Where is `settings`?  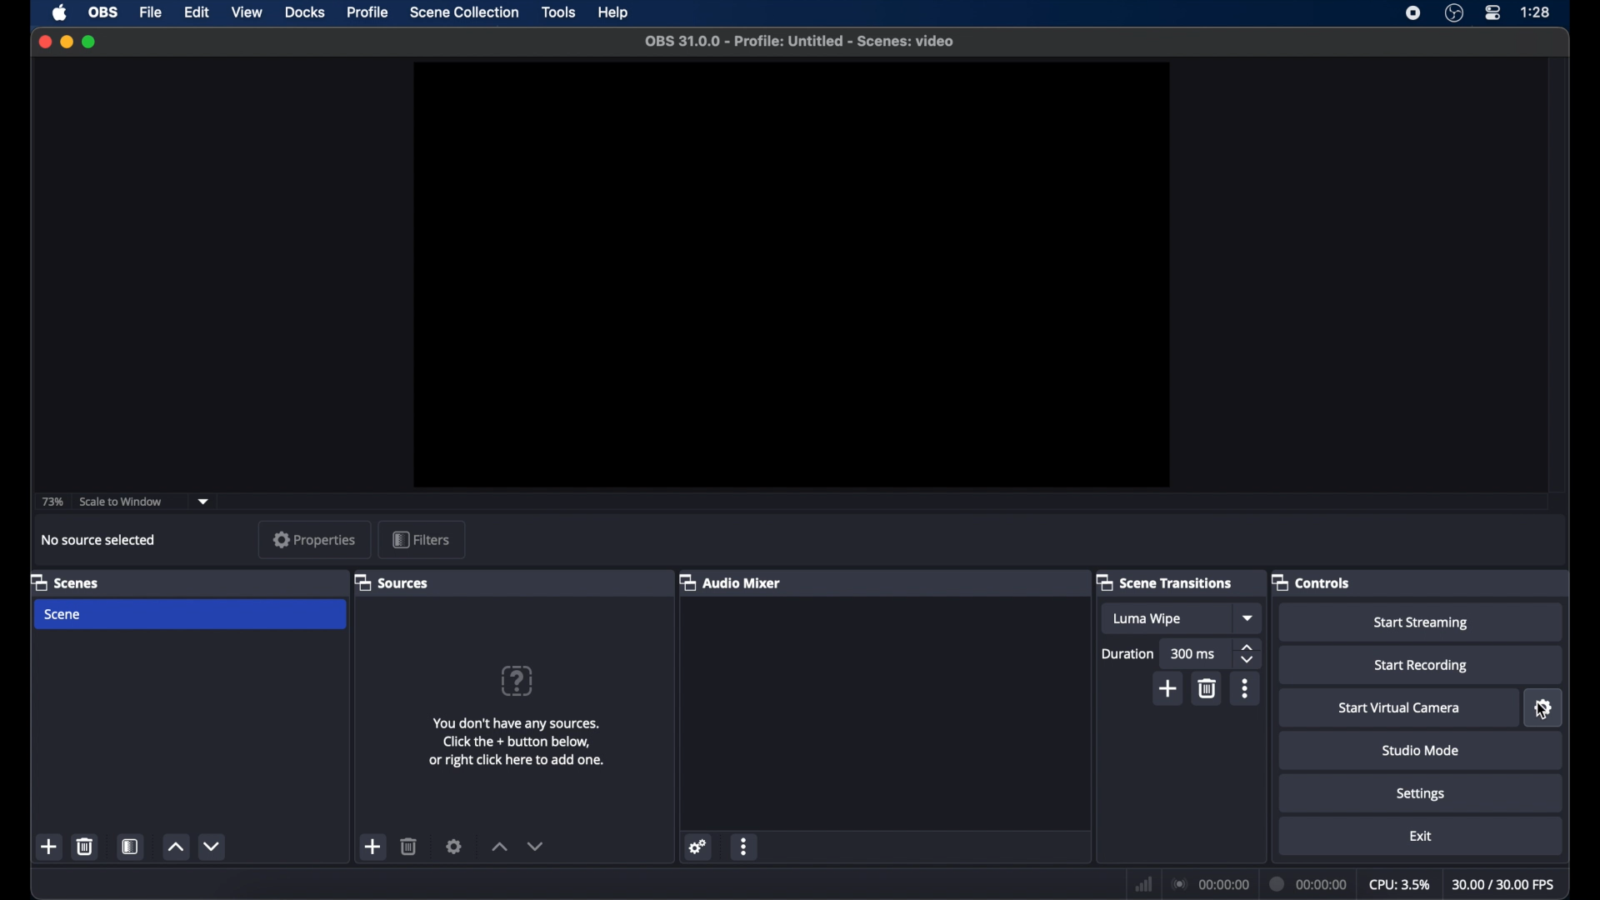
settings is located at coordinates (1421, 793).